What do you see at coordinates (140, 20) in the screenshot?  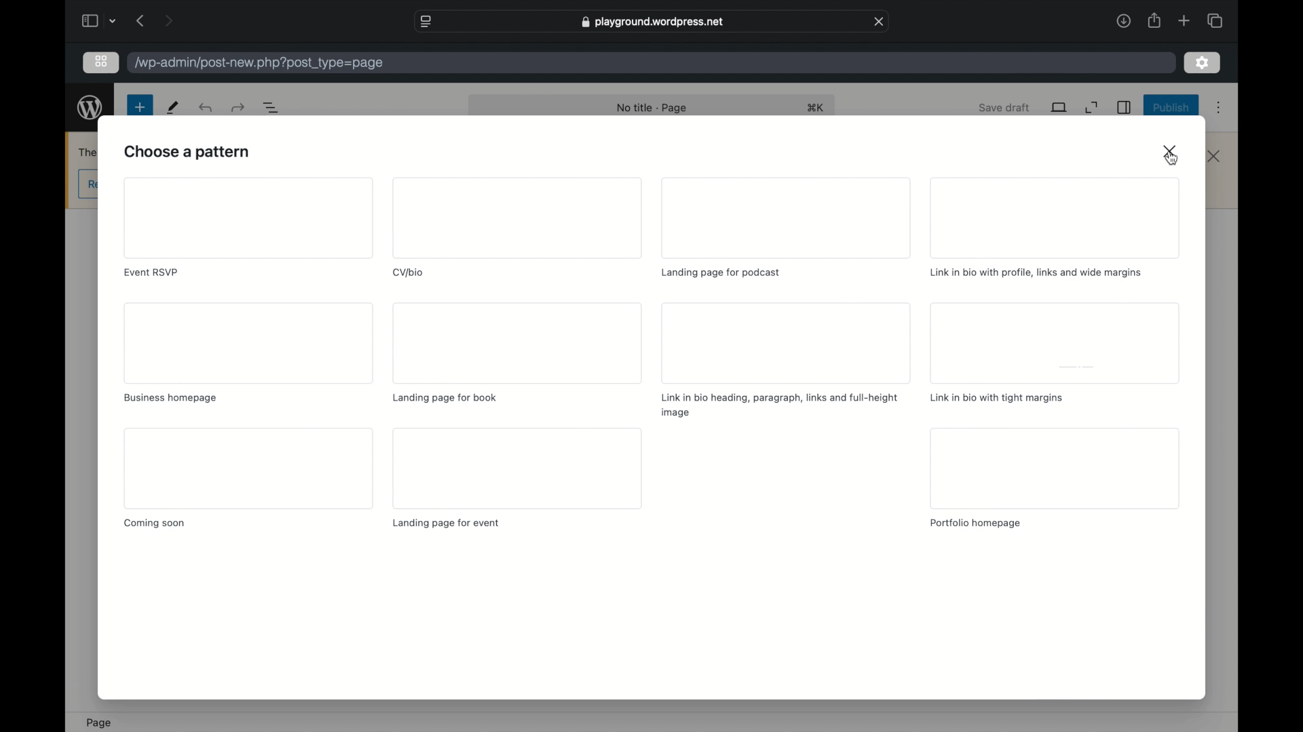 I see `previous page` at bounding box center [140, 20].